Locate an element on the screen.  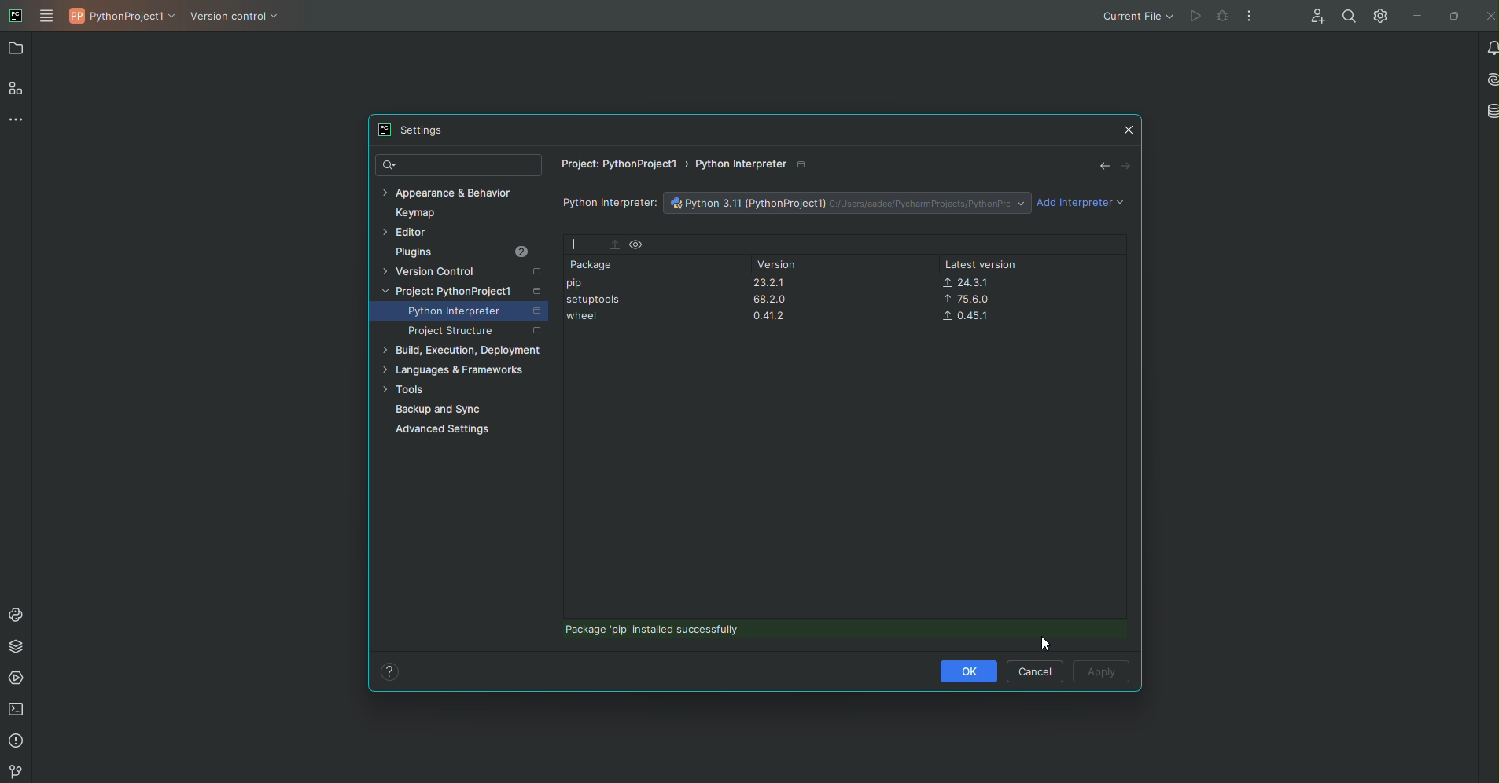
Move Up is located at coordinates (616, 244).